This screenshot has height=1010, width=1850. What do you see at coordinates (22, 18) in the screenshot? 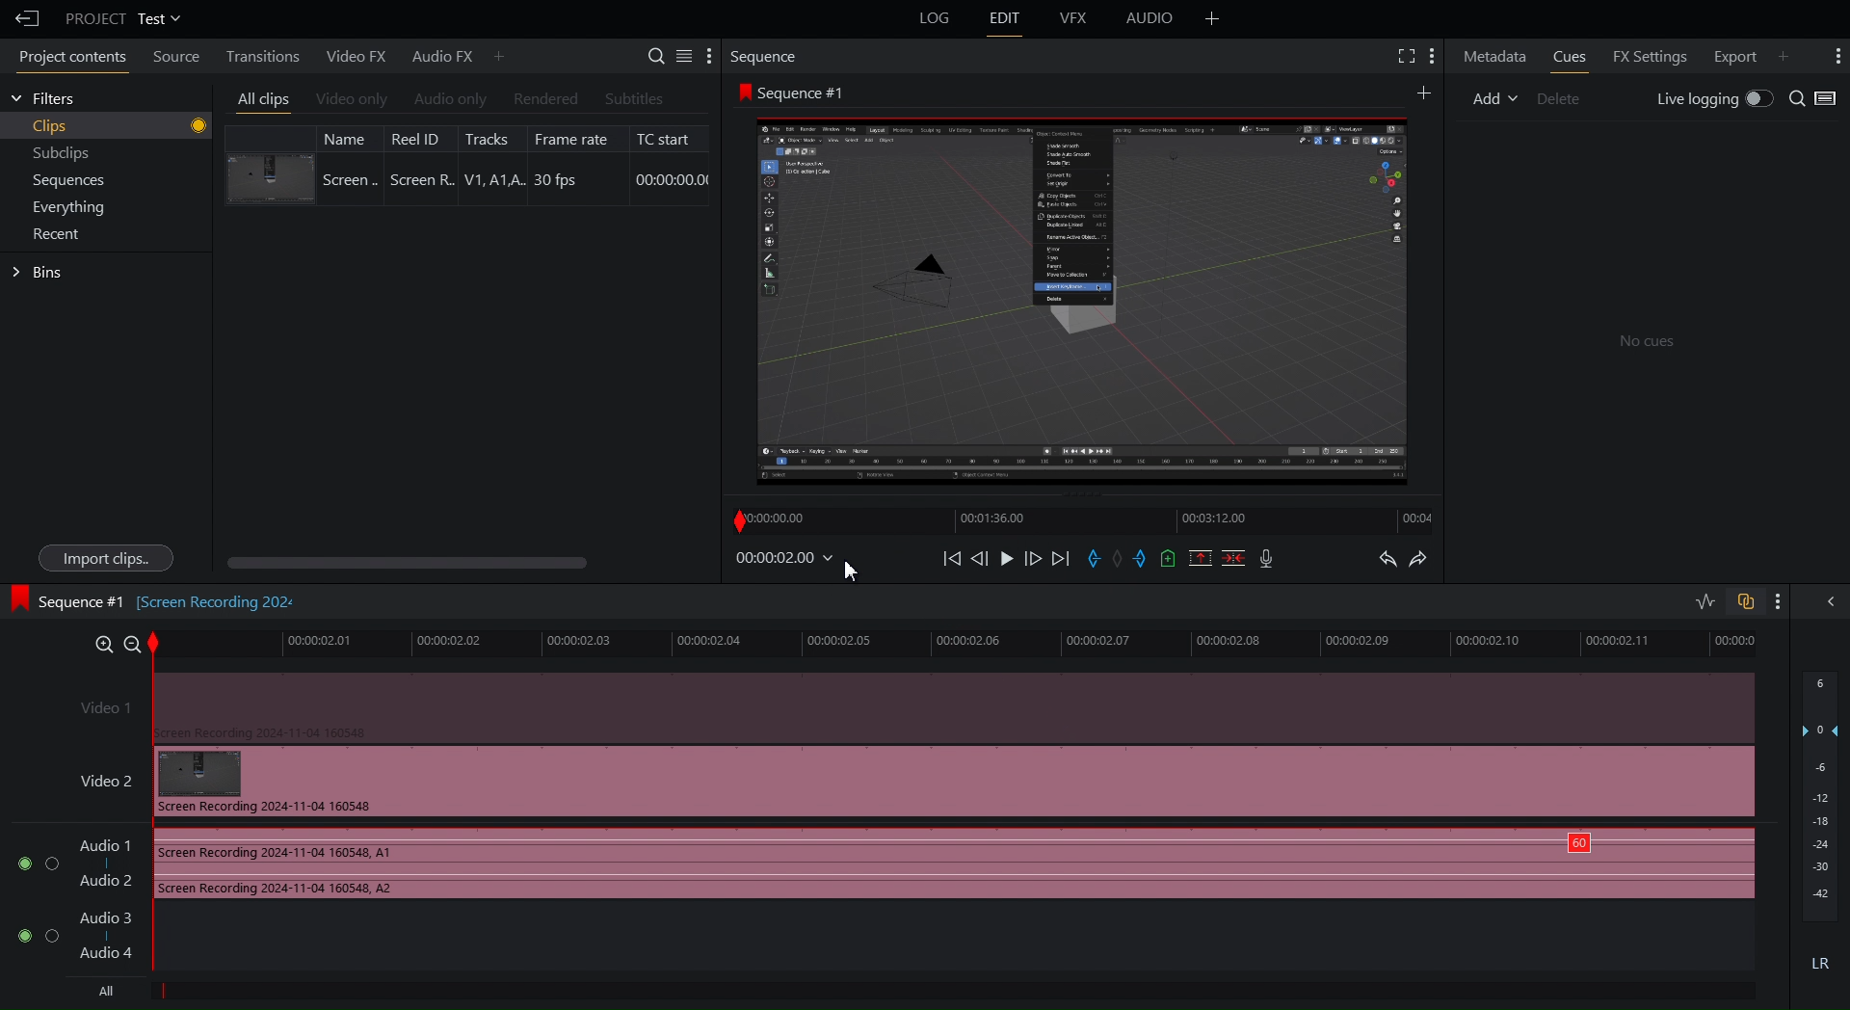
I see `Back` at bounding box center [22, 18].